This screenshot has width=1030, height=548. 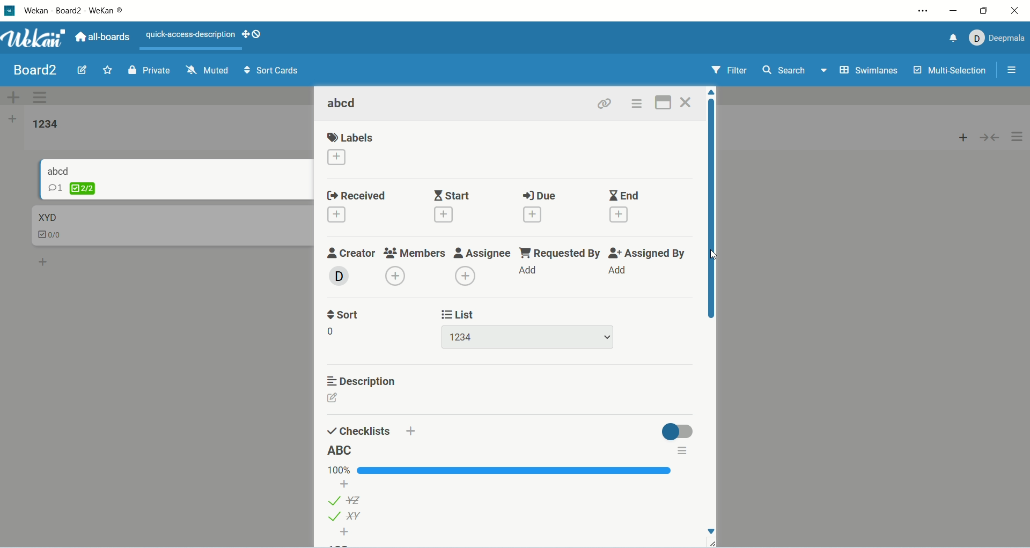 I want to click on add, so click(x=621, y=215).